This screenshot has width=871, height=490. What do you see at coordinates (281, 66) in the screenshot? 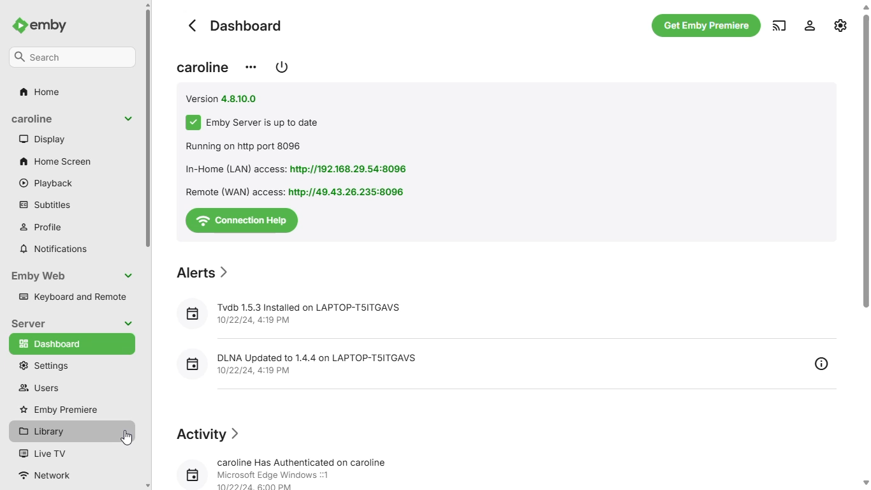
I see `restart/shutdown emby server` at bounding box center [281, 66].